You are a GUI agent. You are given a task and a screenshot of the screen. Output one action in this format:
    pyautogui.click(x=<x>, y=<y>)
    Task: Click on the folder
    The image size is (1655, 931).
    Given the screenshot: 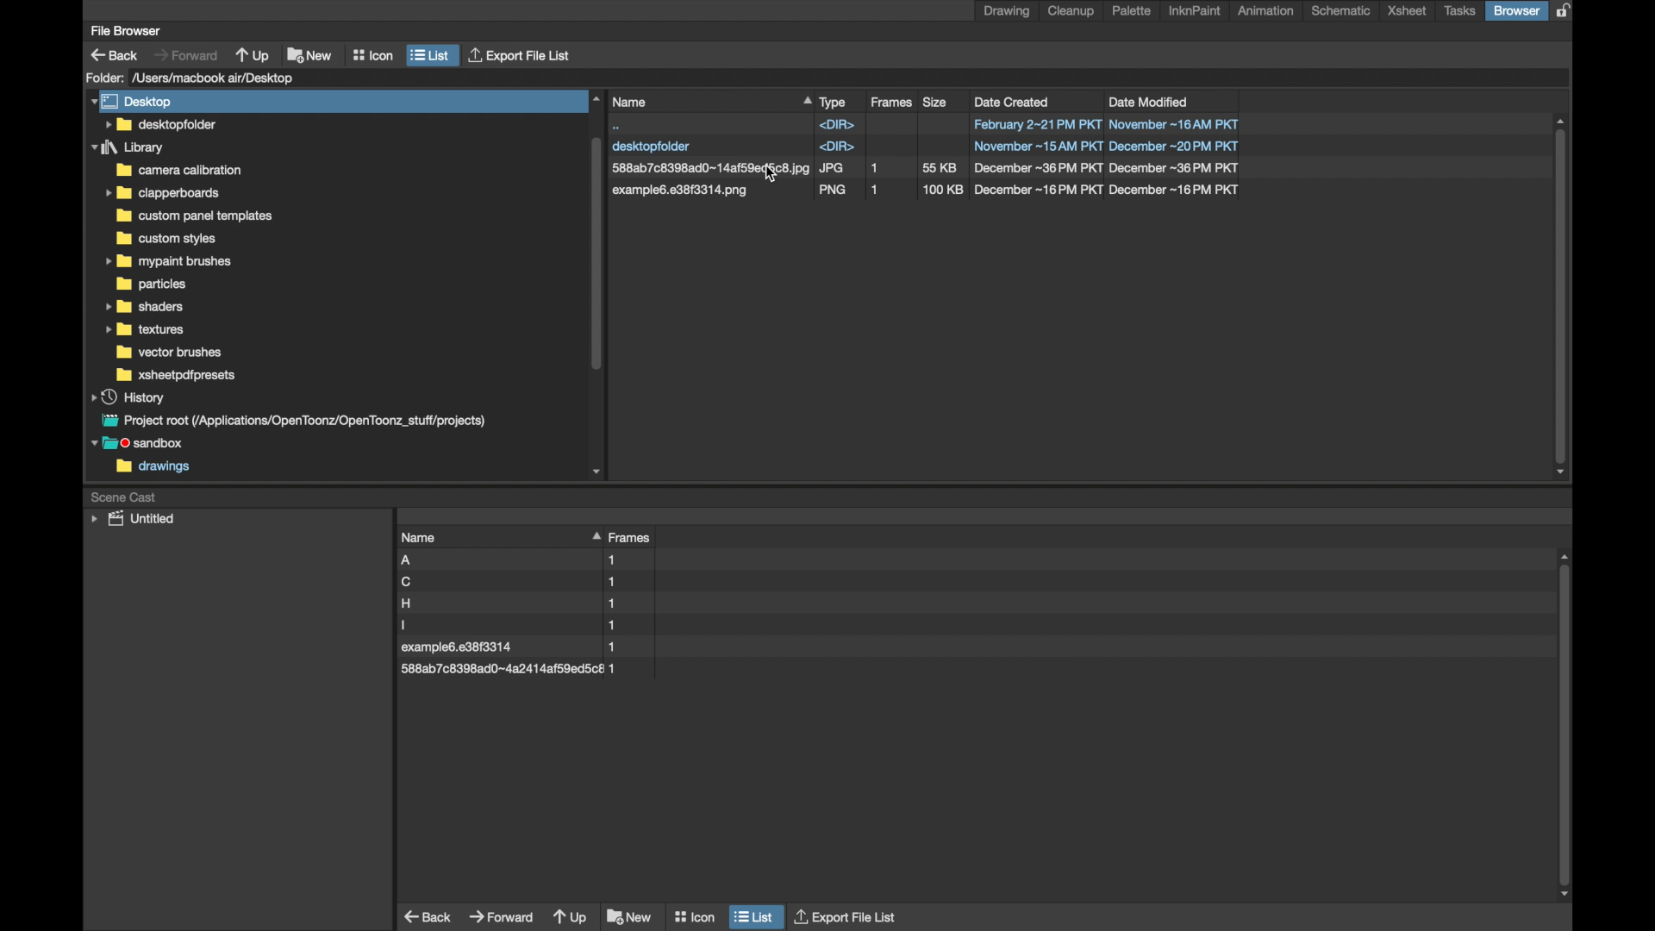 What is the action you would take?
    pyautogui.click(x=104, y=78)
    